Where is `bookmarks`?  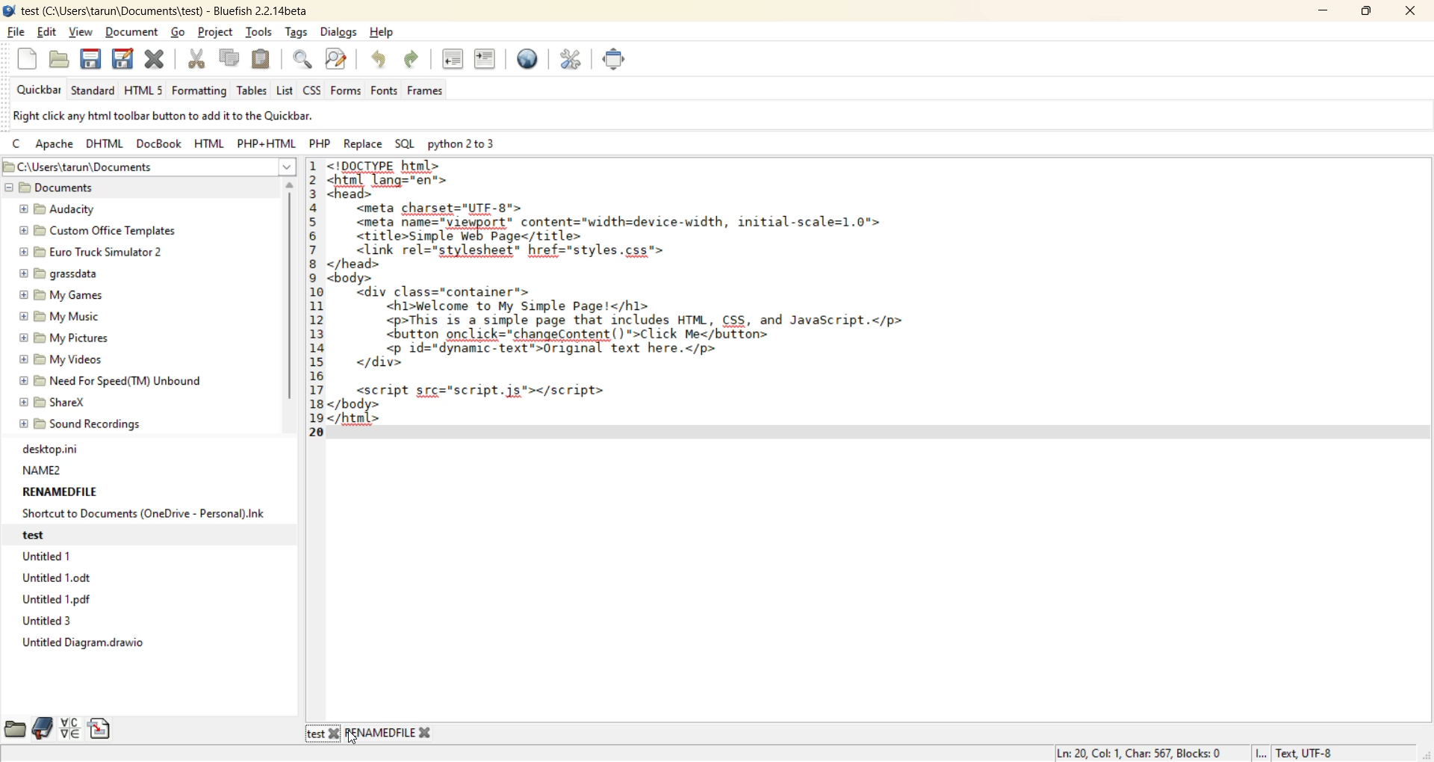 bookmarks is located at coordinates (40, 731).